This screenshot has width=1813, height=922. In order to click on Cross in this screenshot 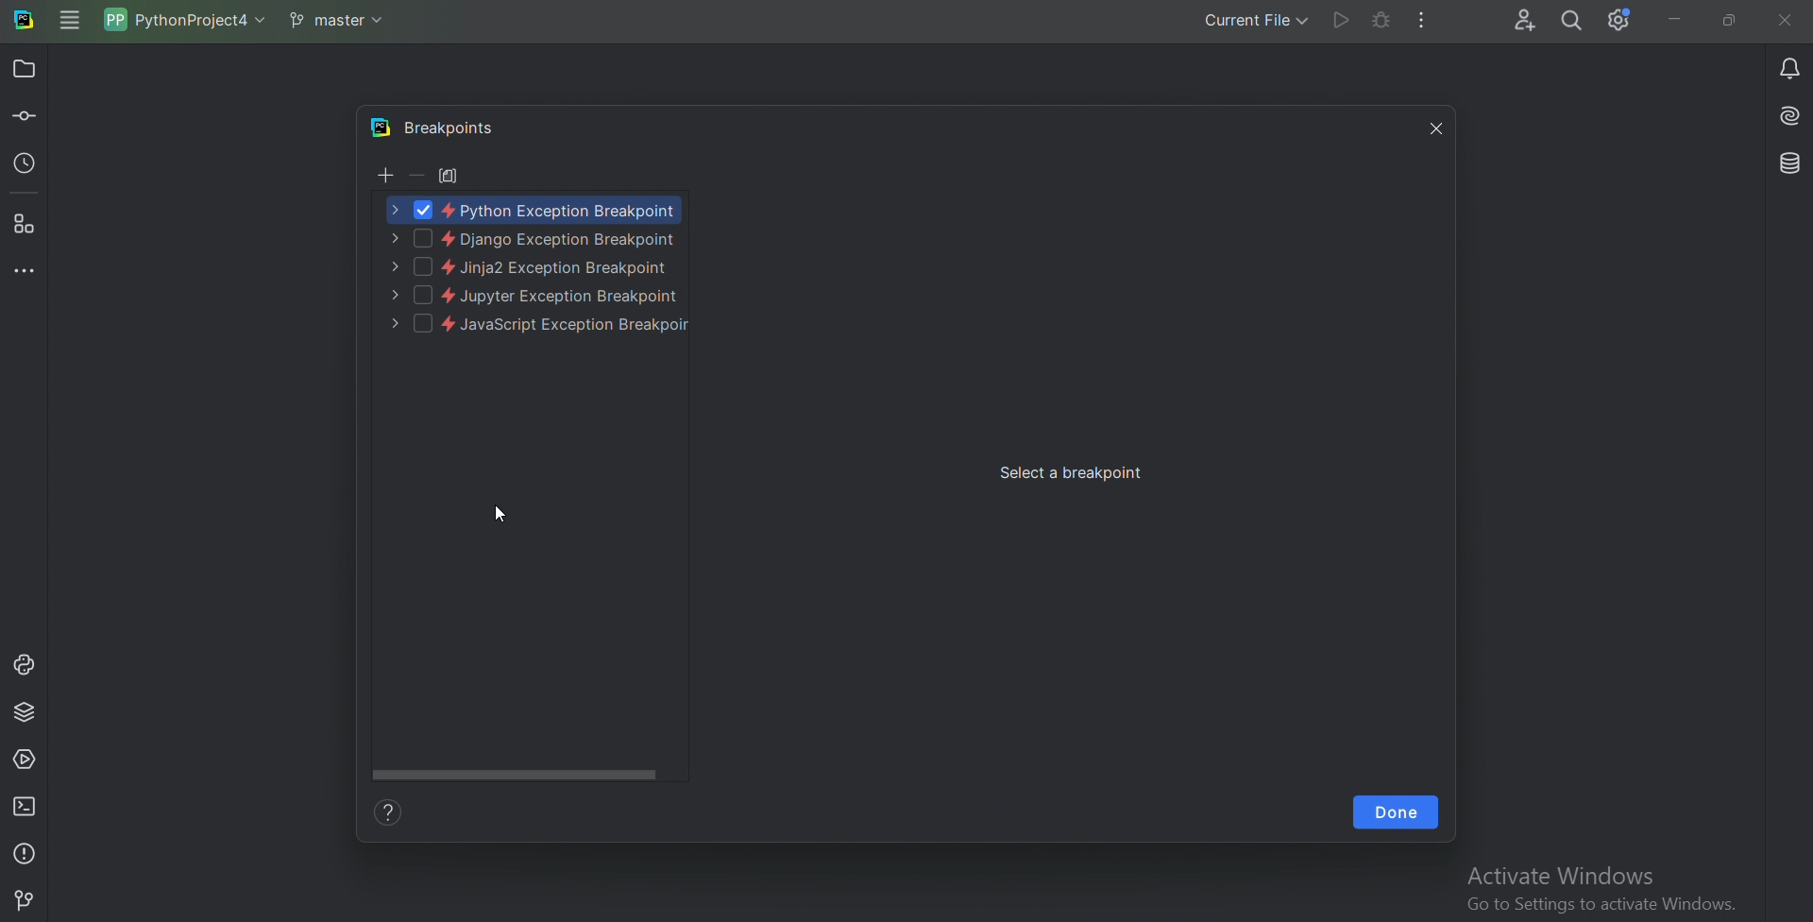, I will do `click(1786, 19)`.